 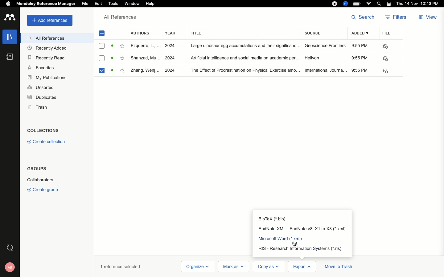 I want to click on Duplicates, so click(x=43, y=98).